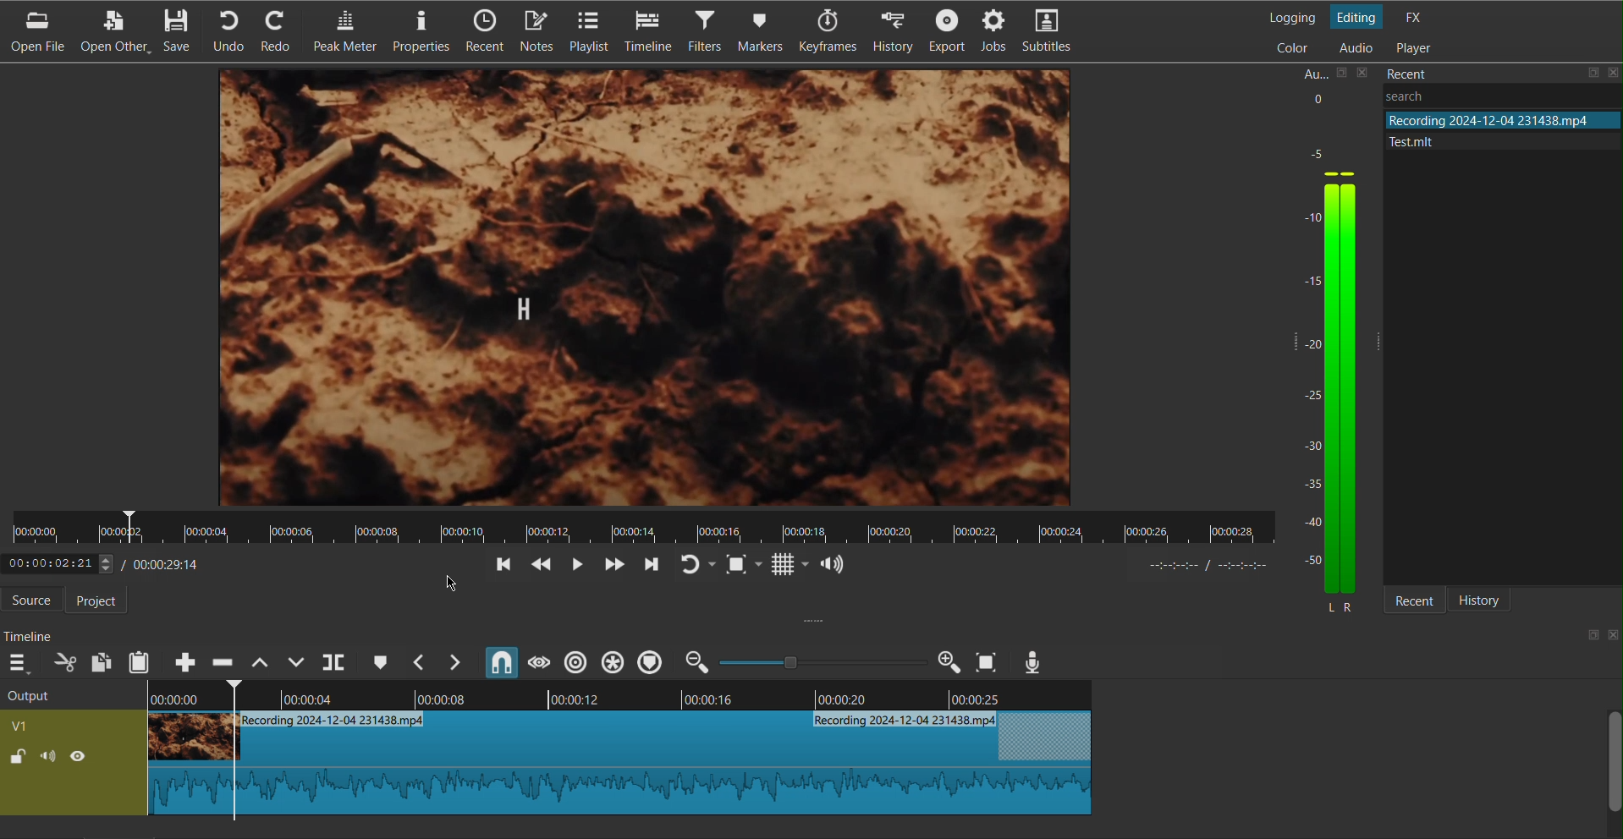 The height and width of the screenshot is (839, 1623). I want to click on Audio Levels, so click(1334, 352).